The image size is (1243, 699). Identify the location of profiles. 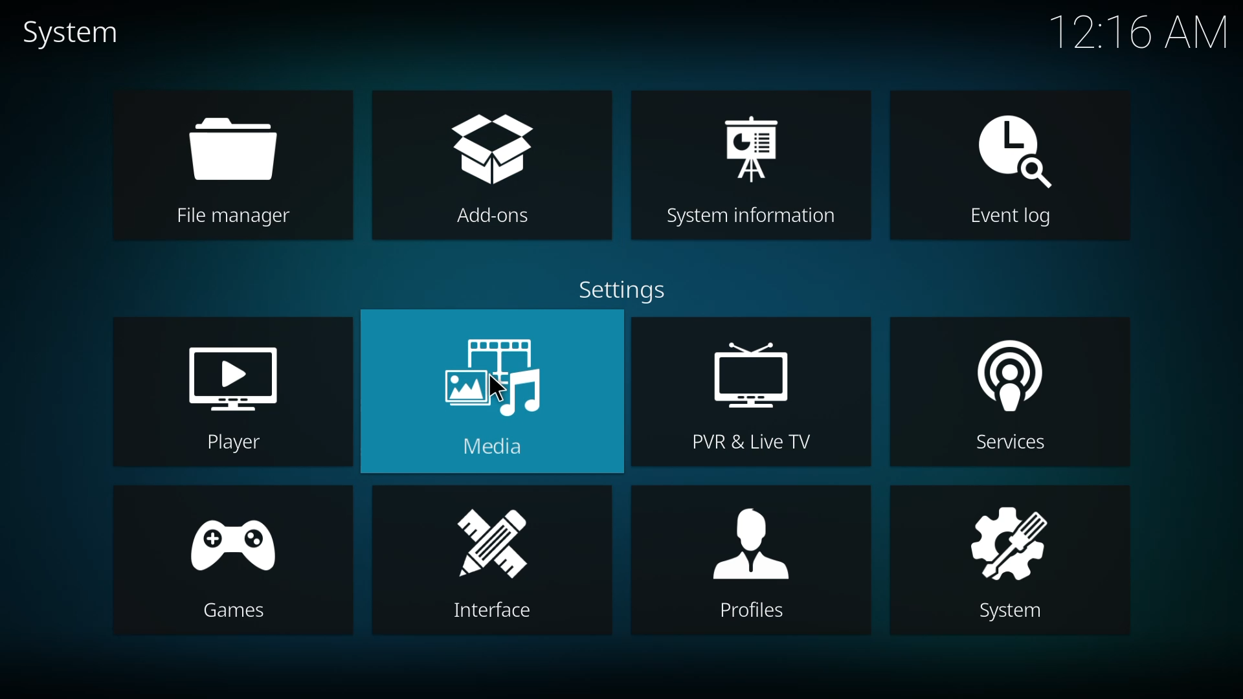
(761, 543).